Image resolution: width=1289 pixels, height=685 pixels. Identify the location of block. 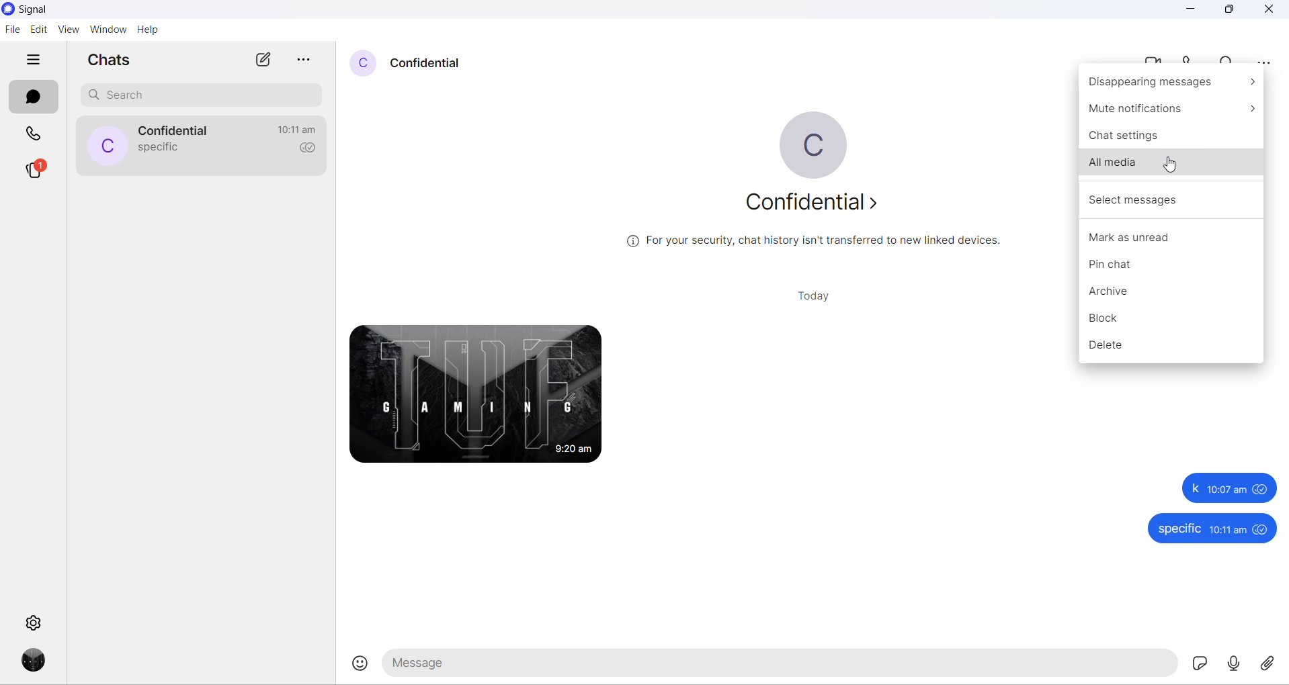
(1170, 316).